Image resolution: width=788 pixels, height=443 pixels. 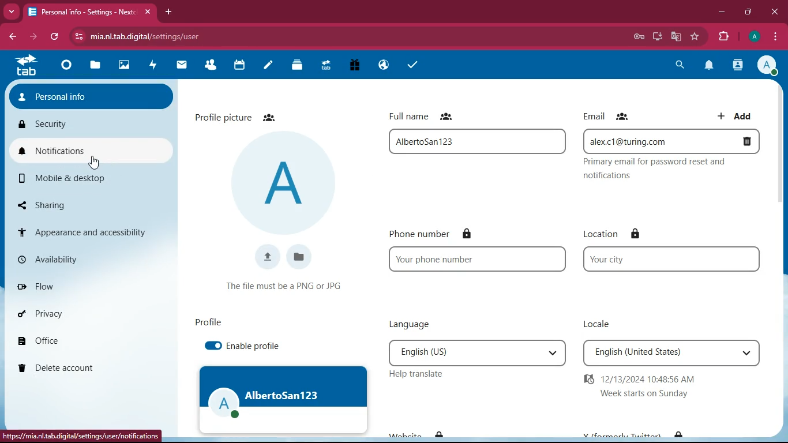 What do you see at coordinates (125, 66) in the screenshot?
I see `images` at bounding box center [125, 66].